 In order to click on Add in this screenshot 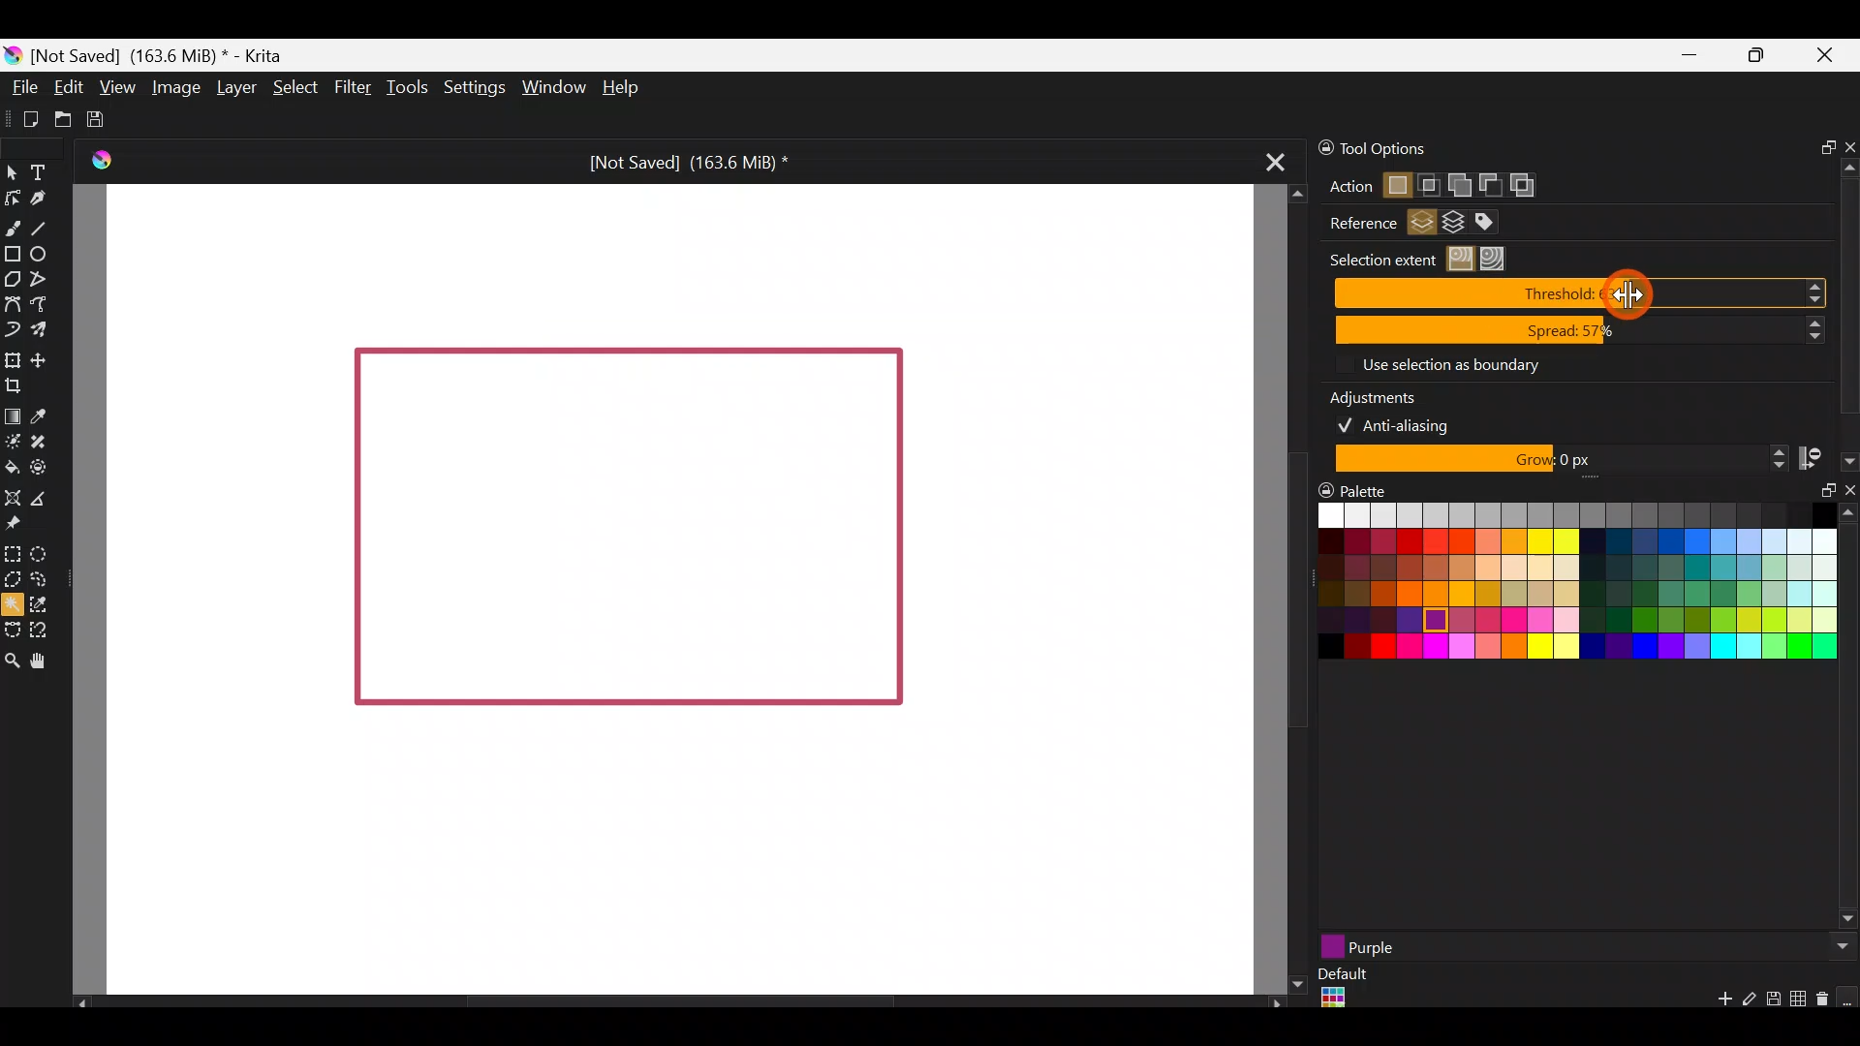, I will do `click(1458, 181)`.